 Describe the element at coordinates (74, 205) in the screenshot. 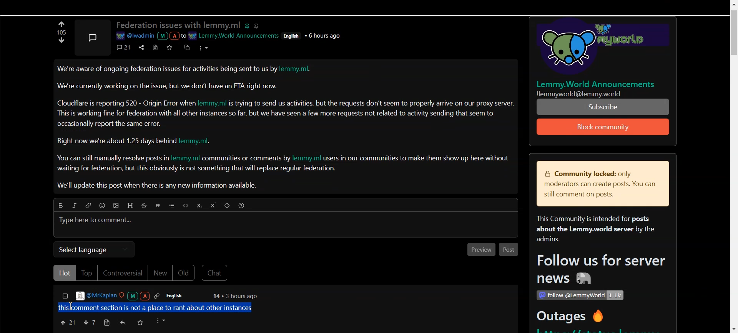

I see `Italic` at that location.